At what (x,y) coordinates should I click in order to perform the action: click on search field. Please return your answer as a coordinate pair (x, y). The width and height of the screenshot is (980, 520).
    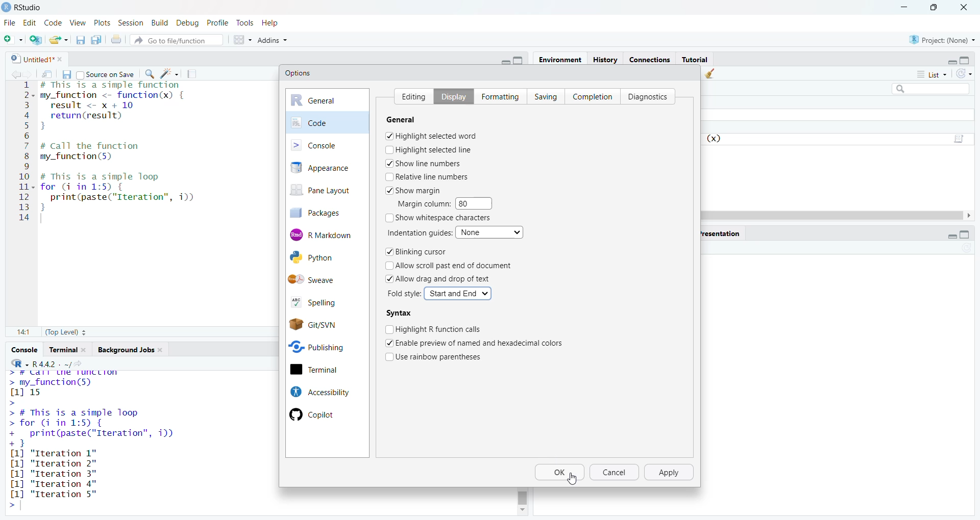
    Looking at the image, I should click on (928, 88).